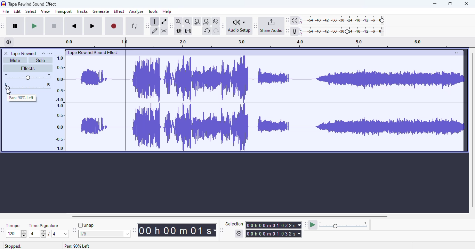  Describe the element at coordinates (15, 60) in the screenshot. I see `mute` at that location.